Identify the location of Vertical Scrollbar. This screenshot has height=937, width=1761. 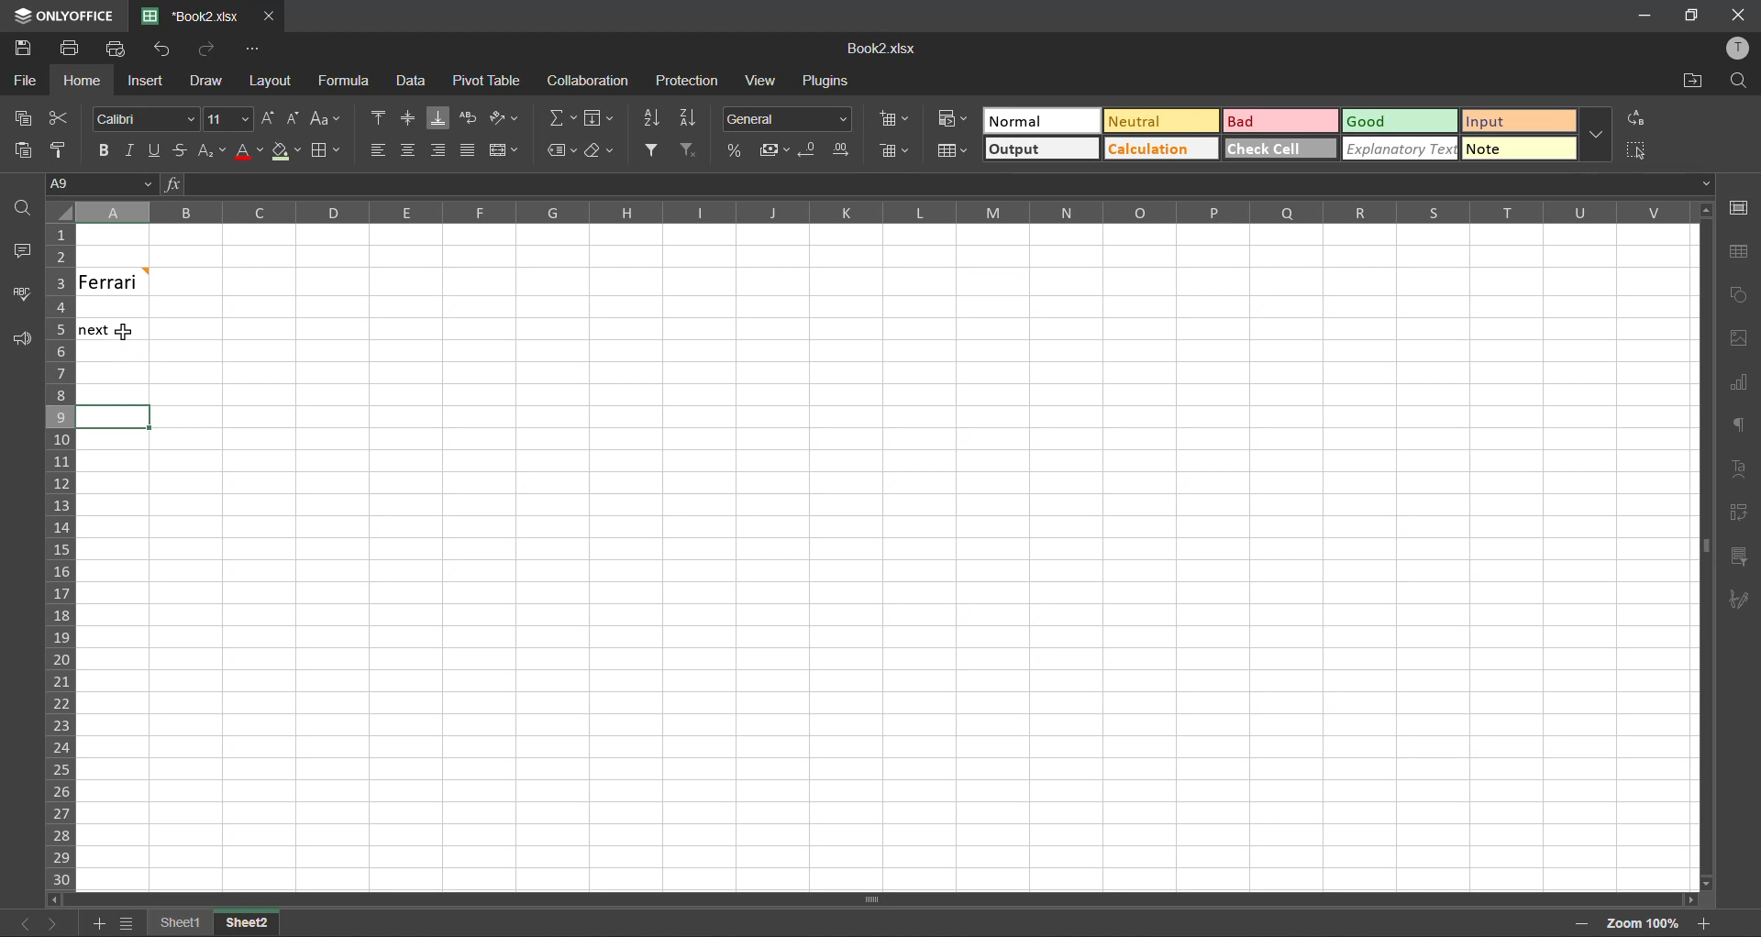
(875, 901).